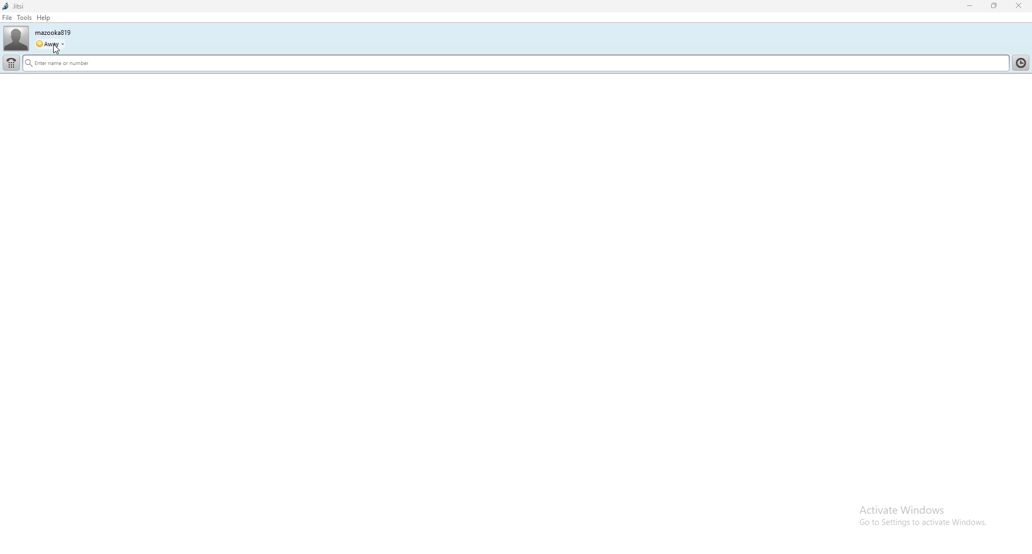 This screenshot has width=1032, height=554. What do you see at coordinates (926, 509) in the screenshot?
I see `active windows go to settings to achieve windows` at bounding box center [926, 509].